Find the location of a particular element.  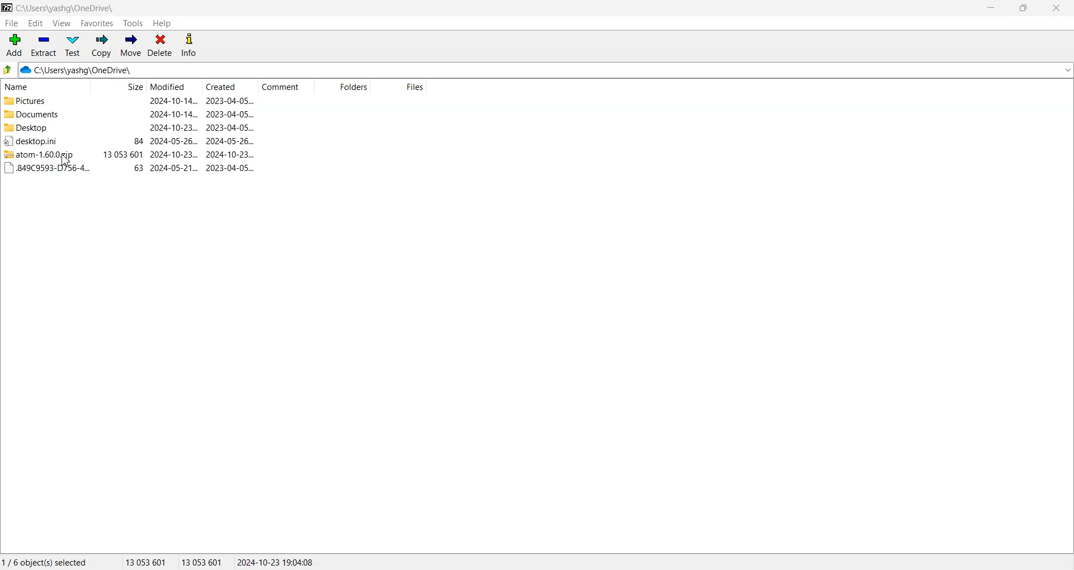

Created Date is located at coordinates (230, 87).